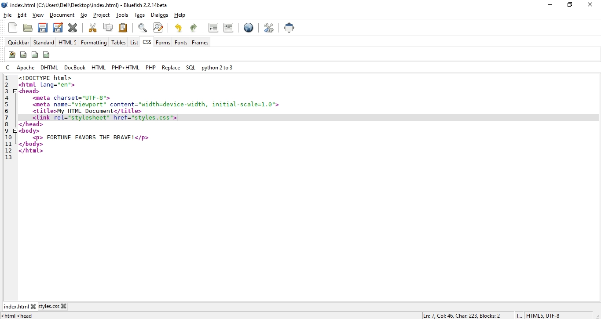 This screenshot has height=319, width=601. What do you see at coordinates (32, 151) in the screenshot?
I see `</html>` at bounding box center [32, 151].